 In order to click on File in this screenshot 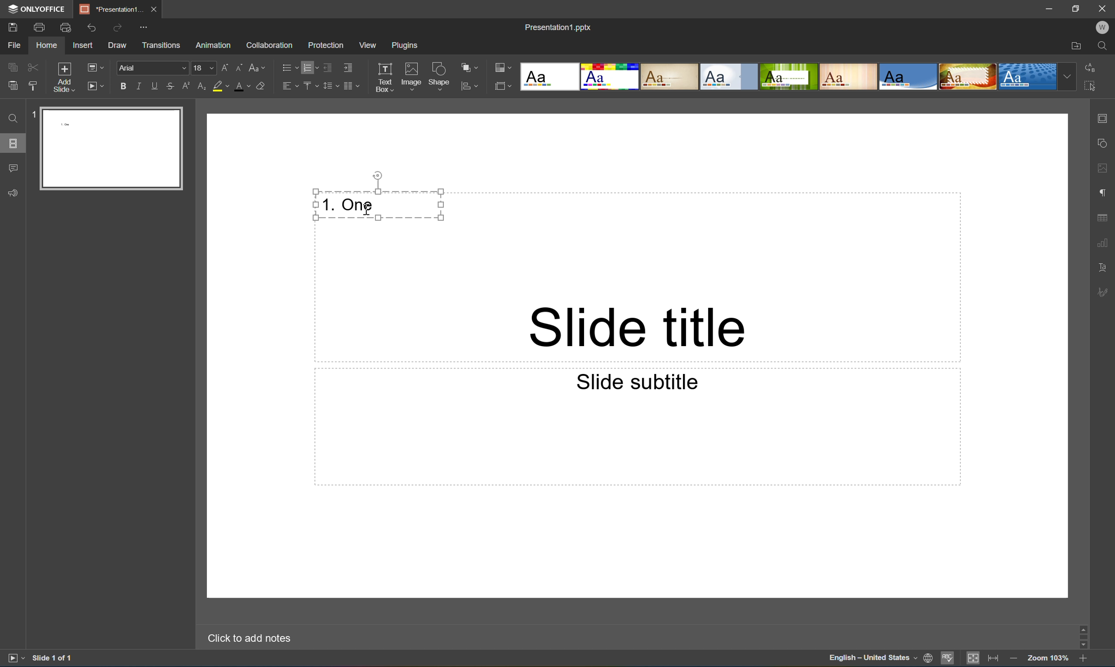, I will do `click(17, 44)`.